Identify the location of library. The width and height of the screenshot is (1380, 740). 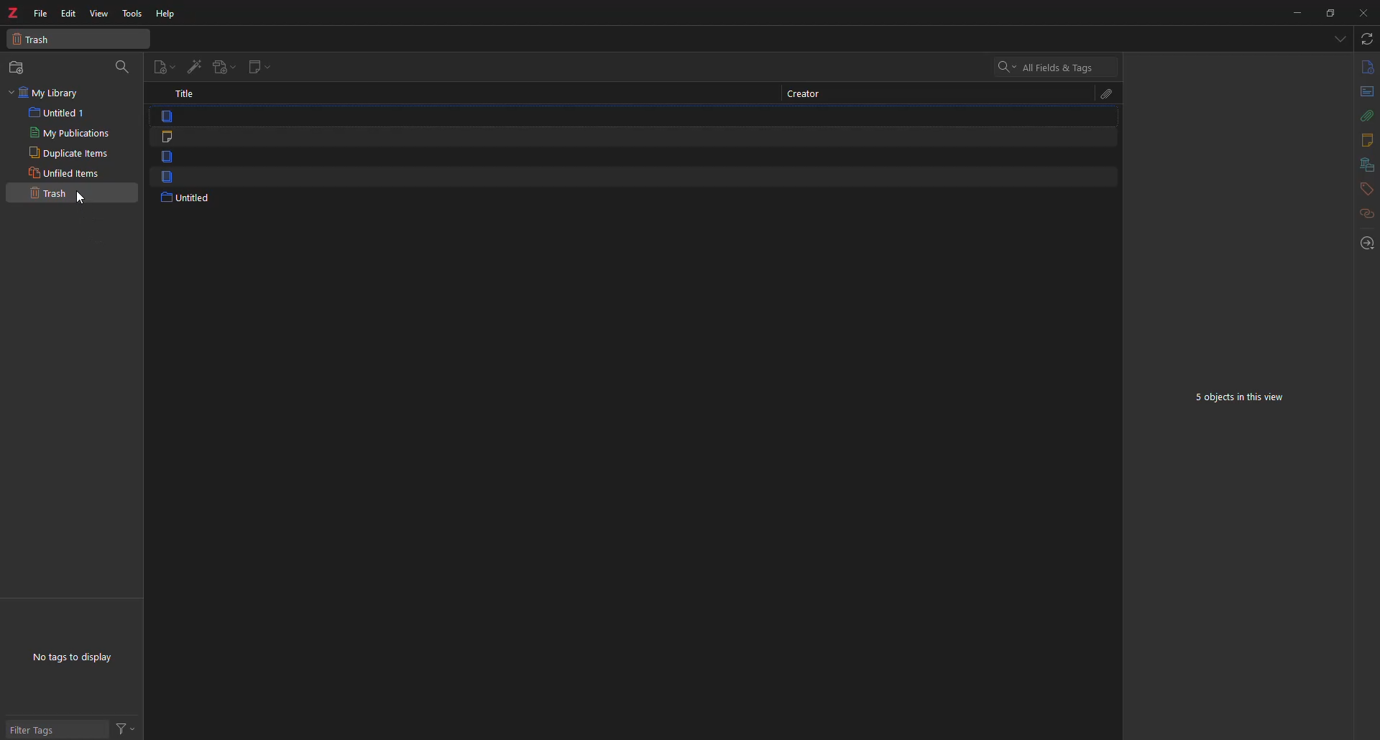
(1366, 165).